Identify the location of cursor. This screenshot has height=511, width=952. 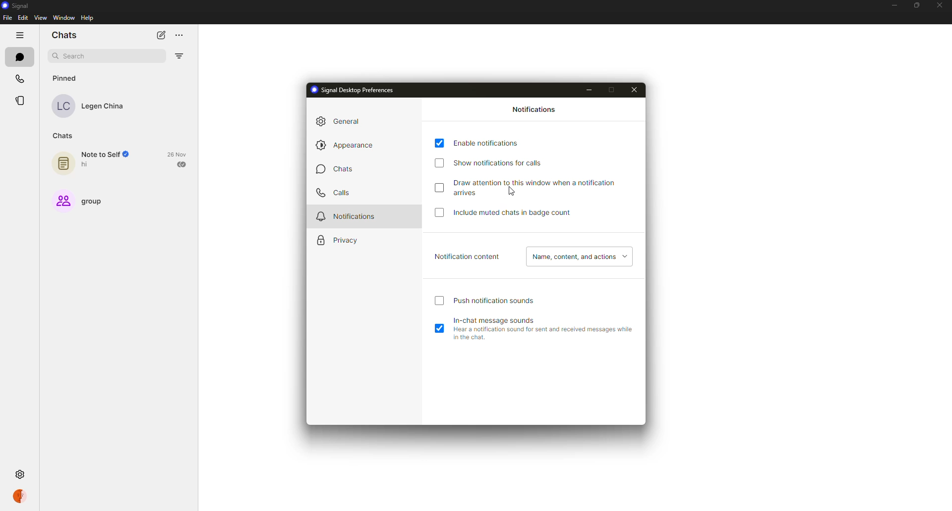
(513, 192).